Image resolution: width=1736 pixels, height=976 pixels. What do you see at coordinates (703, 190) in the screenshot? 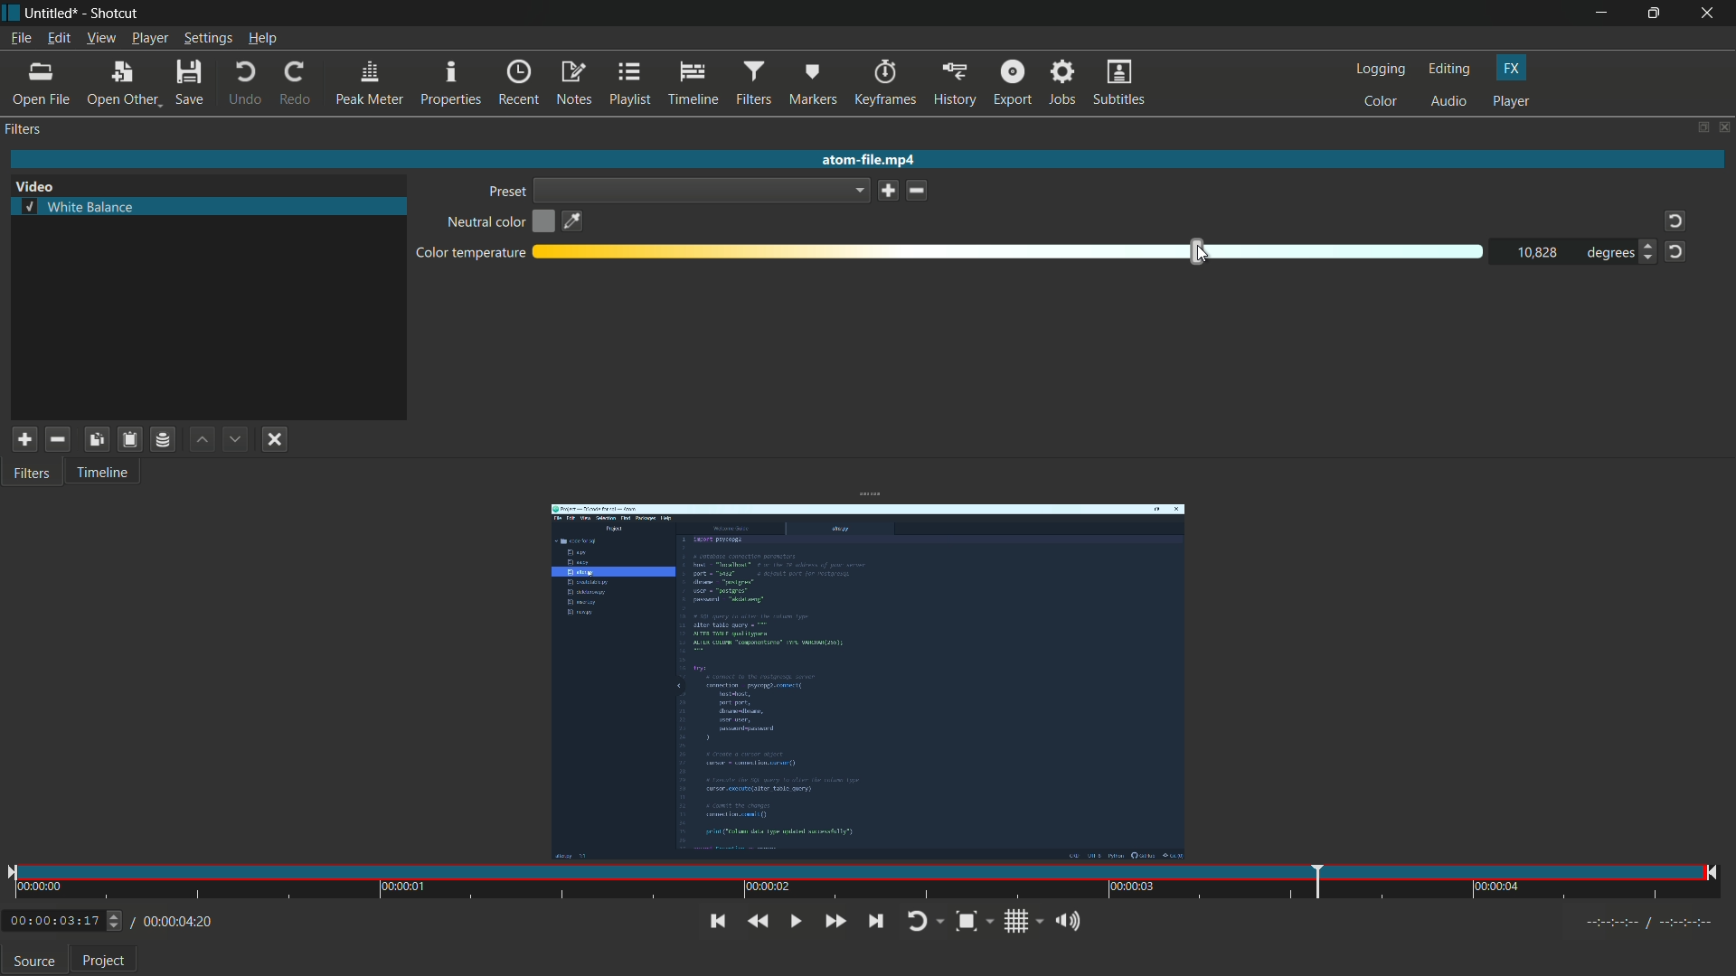
I see `dropdown` at bounding box center [703, 190].